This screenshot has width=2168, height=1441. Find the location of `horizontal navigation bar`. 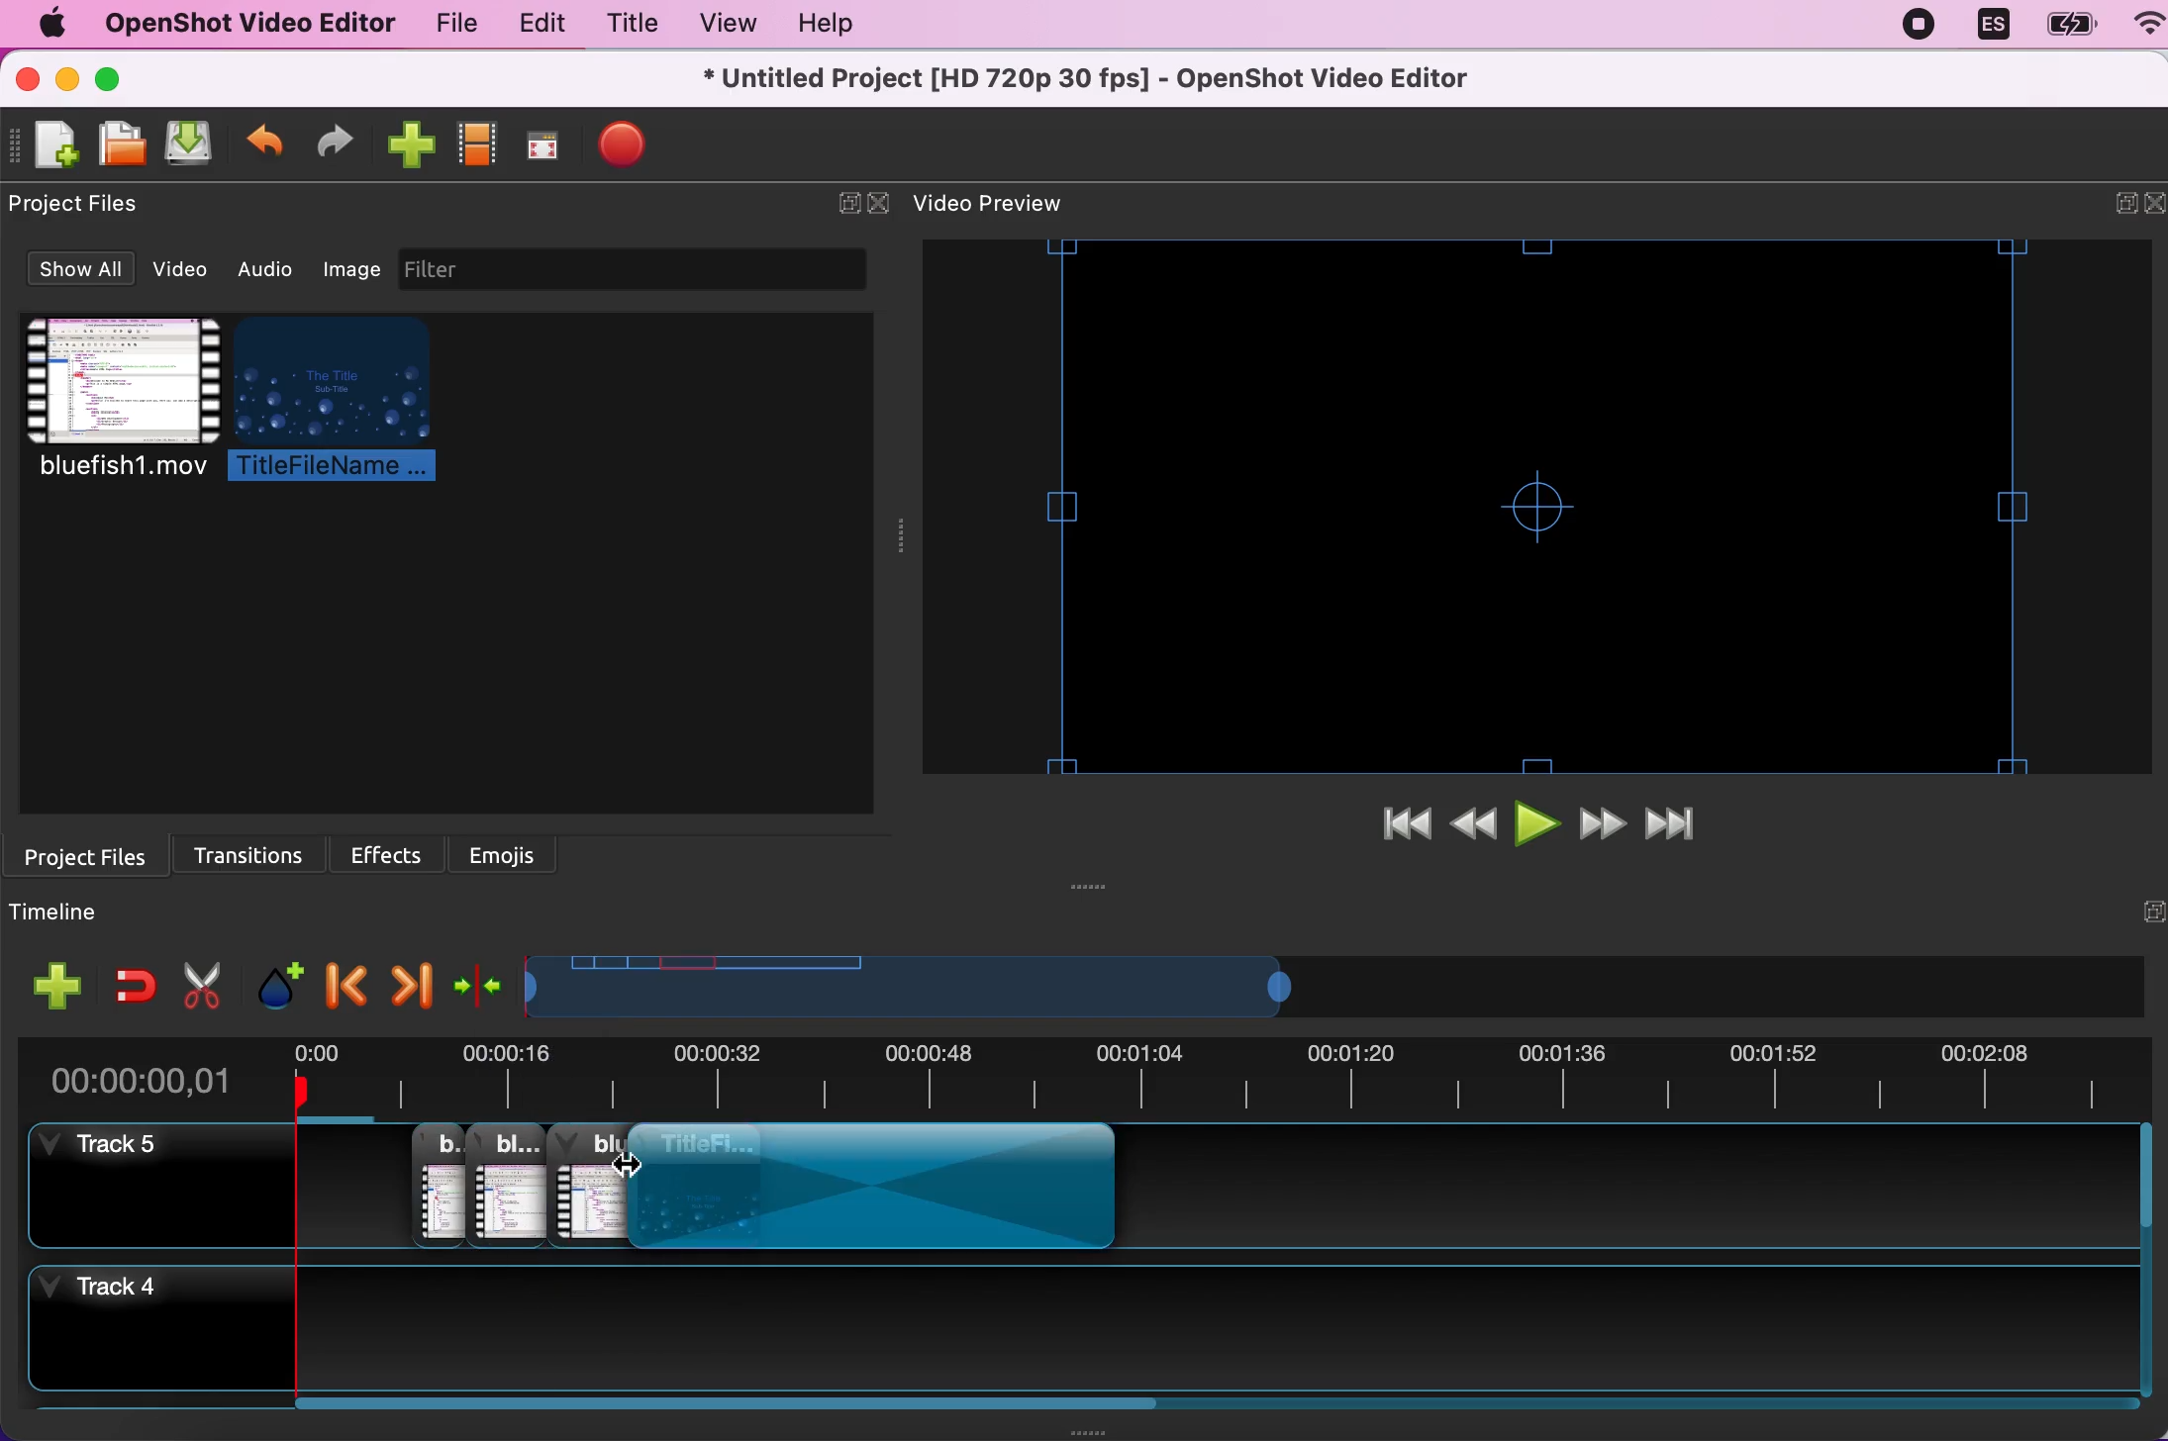

horizontal navigation bar is located at coordinates (1220, 1403).